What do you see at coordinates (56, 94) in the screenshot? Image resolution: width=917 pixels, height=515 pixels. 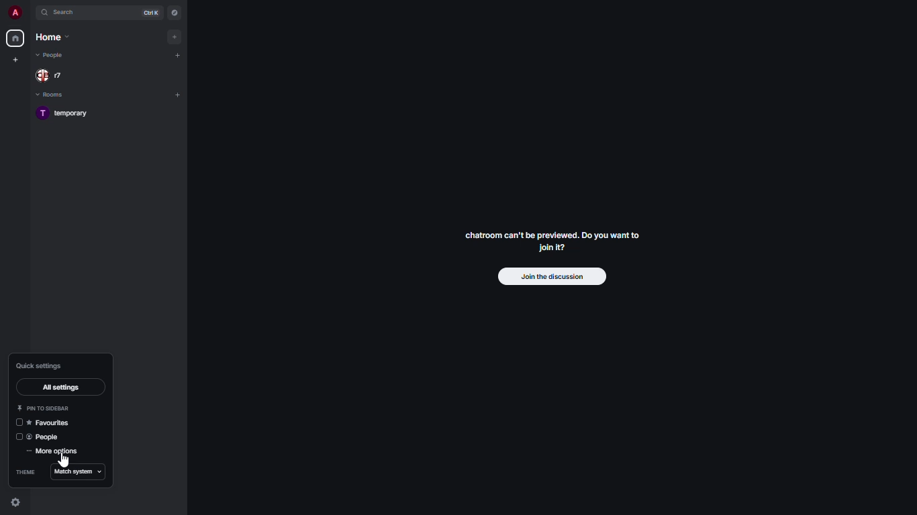 I see `rooms` at bounding box center [56, 94].